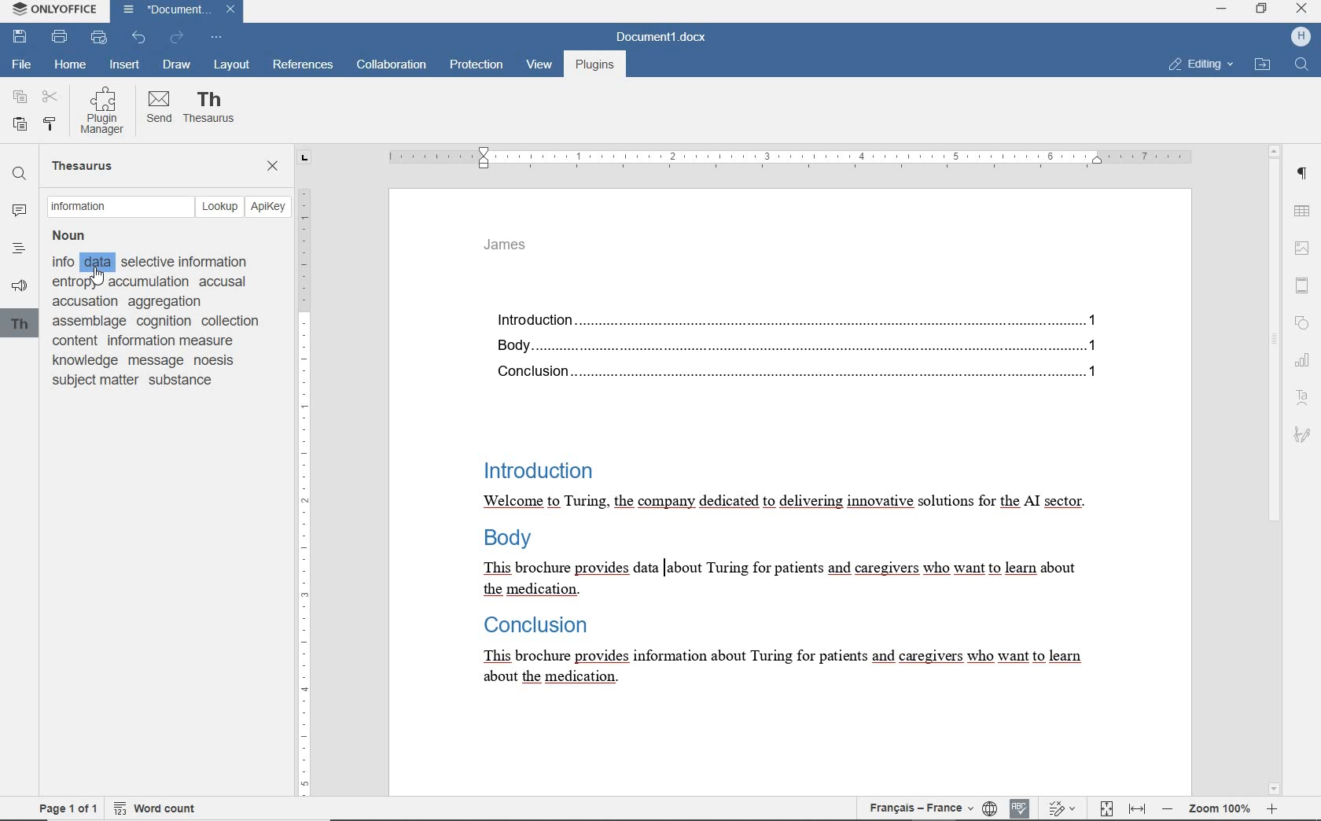 The width and height of the screenshot is (1321, 821). Describe the element at coordinates (19, 283) in the screenshot. I see `FEEDBACK & SUPPORT` at that location.